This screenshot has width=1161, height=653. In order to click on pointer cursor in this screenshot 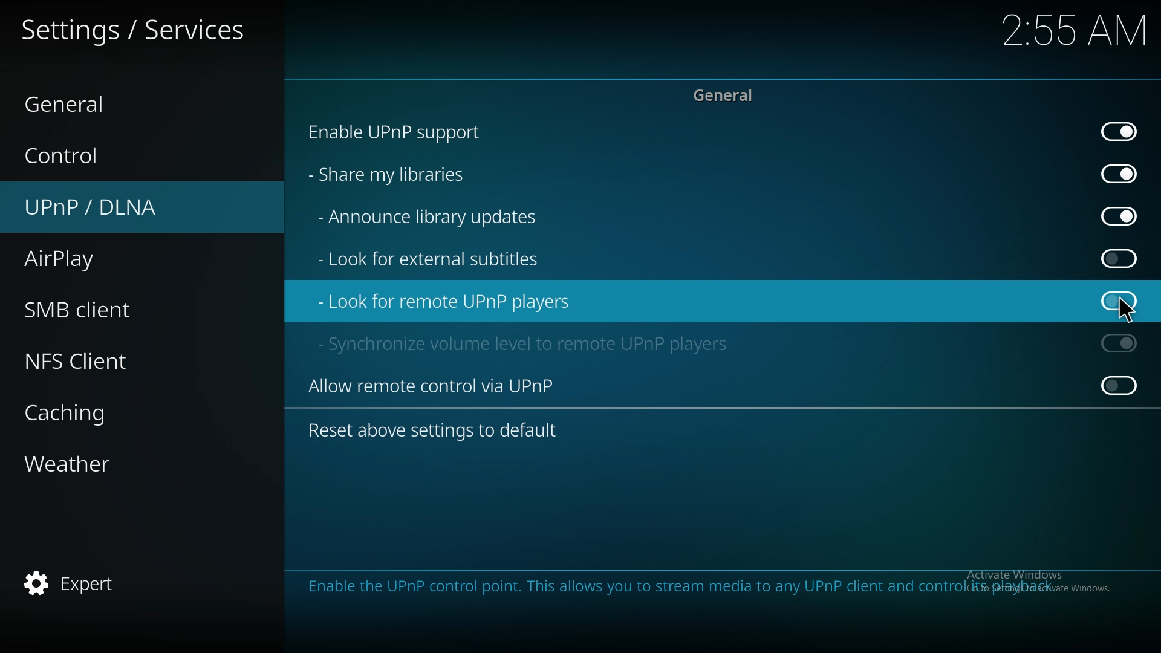, I will do `click(1127, 308)`.